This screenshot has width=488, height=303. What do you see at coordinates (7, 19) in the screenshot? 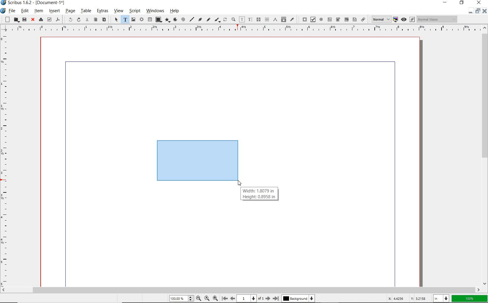
I see `new` at bounding box center [7, 19].